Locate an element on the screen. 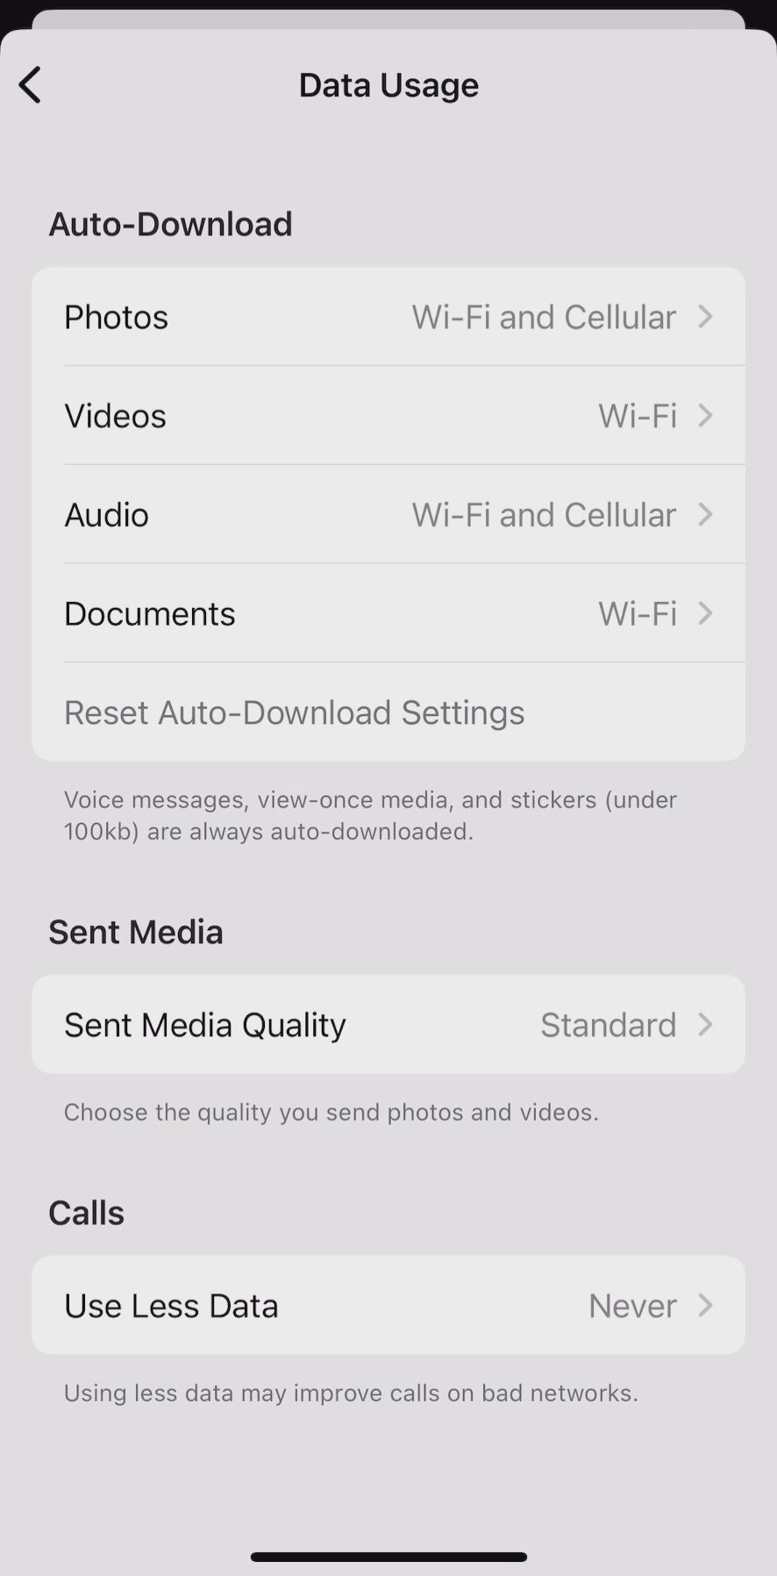  Videos Wi-Fi is located at coordinates (391, 420).